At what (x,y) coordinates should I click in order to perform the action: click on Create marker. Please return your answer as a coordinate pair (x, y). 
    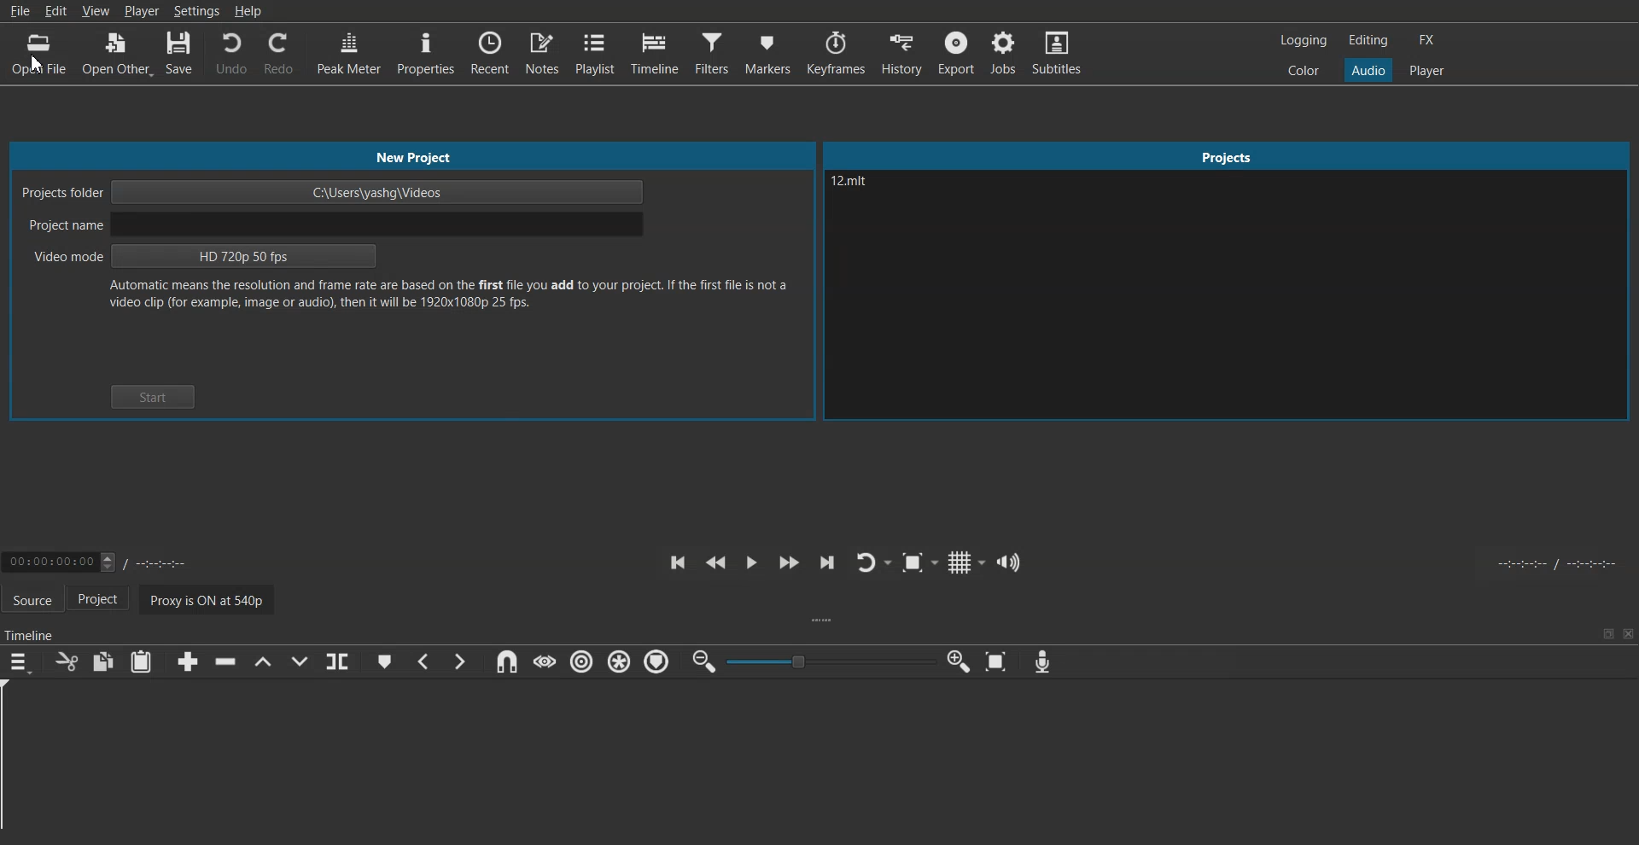
    Looking at the image, I should click on (384, 661).